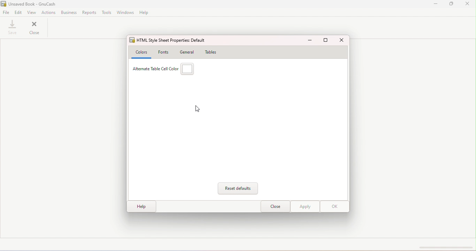  What do you see at coordinates (165, 53) in the screenshot?
I see `Fonts` at bounding box center [165, 53].